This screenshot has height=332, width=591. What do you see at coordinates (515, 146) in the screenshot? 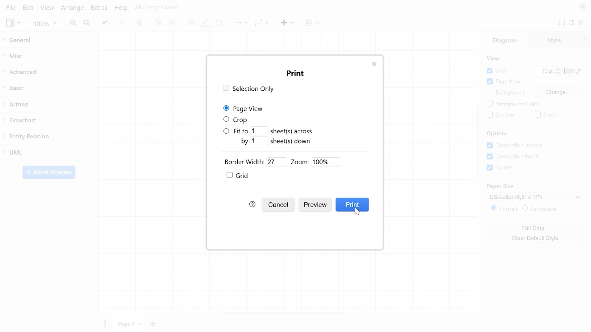
I see `COnnection arrows` at bounding box center [515, 146].